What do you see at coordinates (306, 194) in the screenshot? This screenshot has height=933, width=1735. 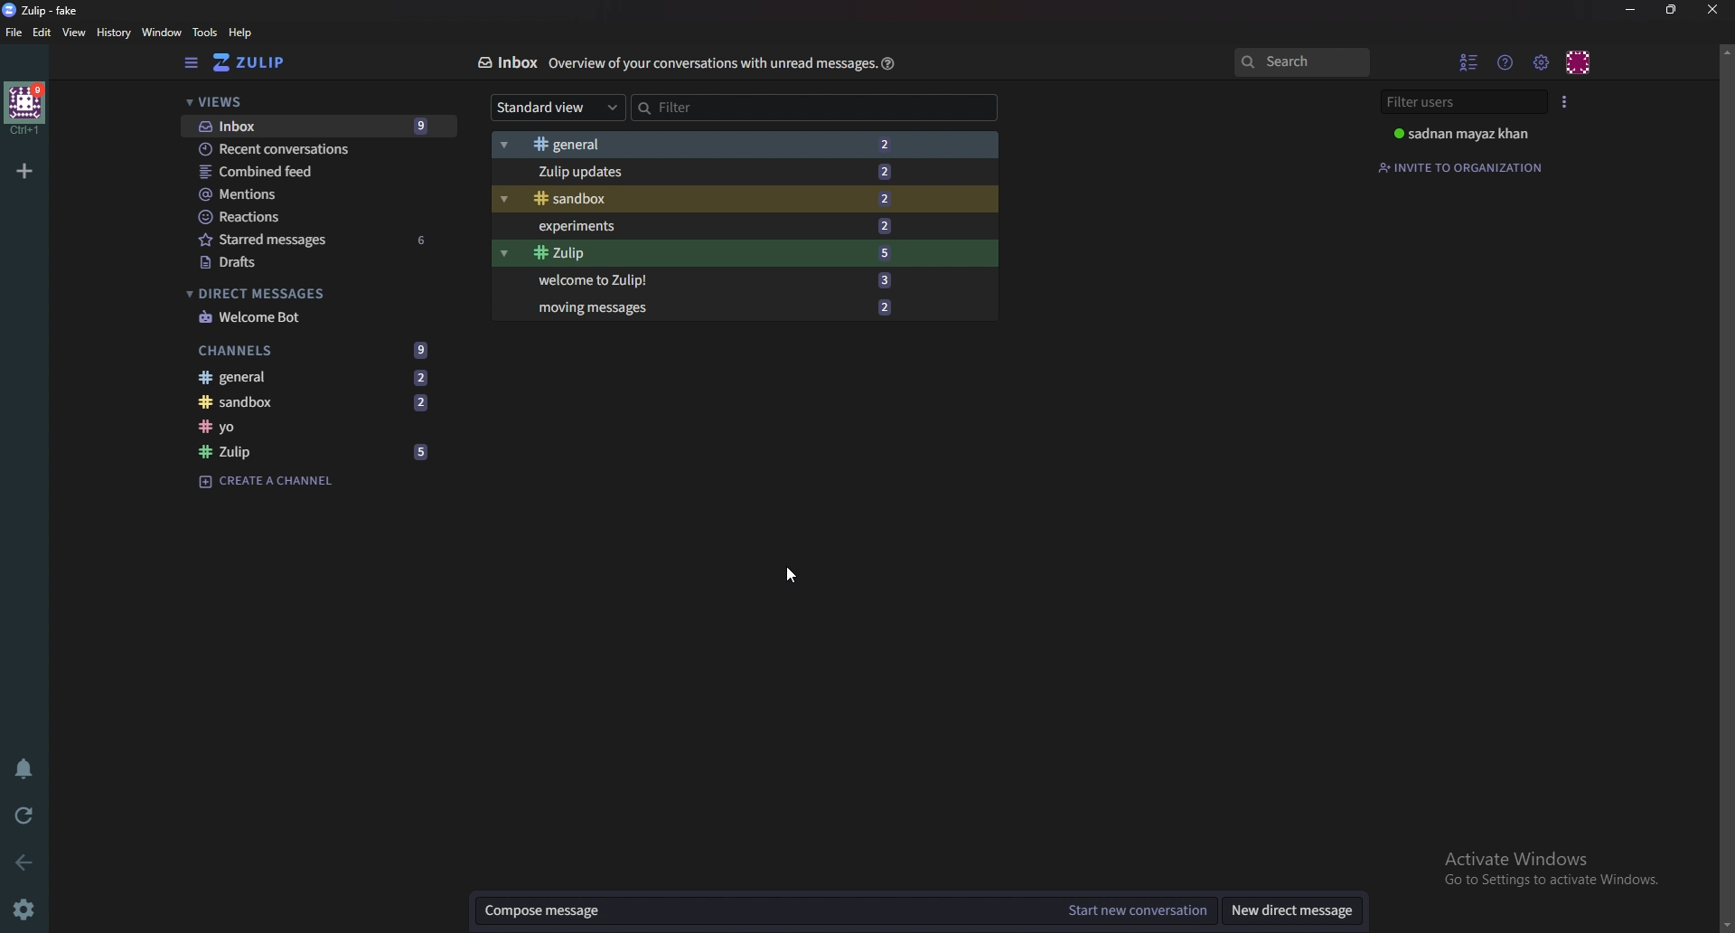 I see `Mentions` at bounding box center [306, 194].